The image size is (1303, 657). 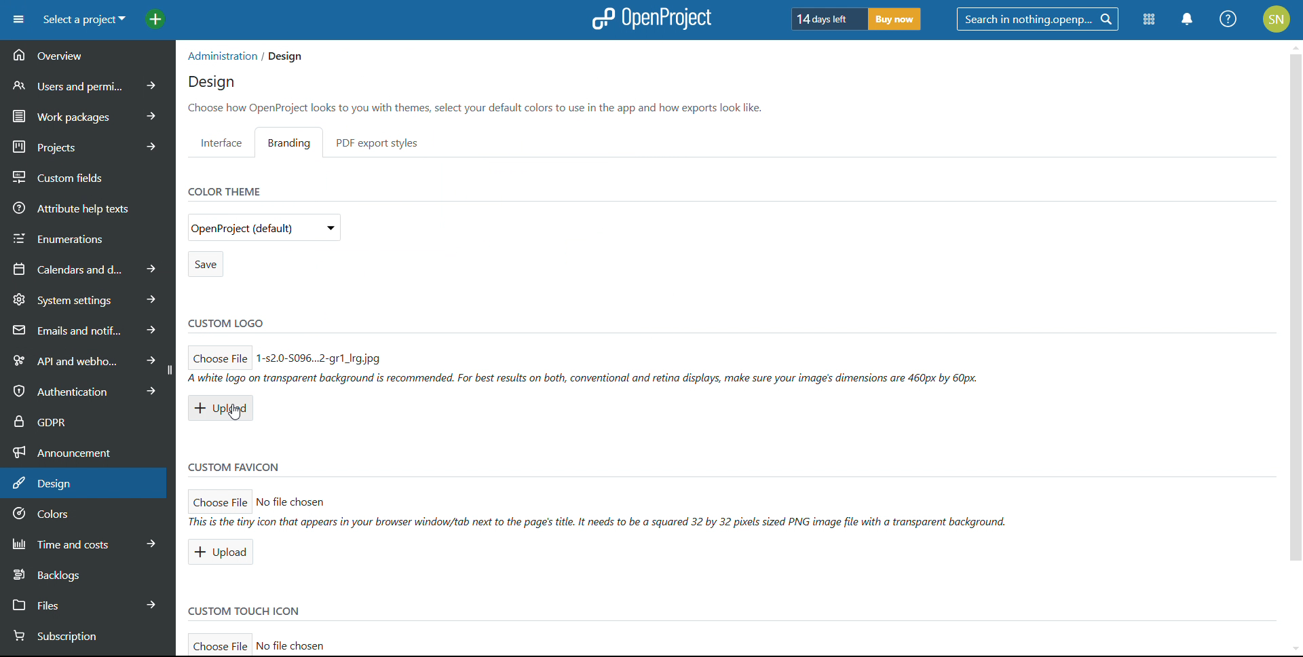 What do you see at coordinates (220, 56) in the screenshot?
I see `administration` at bounding box center [220, 56].